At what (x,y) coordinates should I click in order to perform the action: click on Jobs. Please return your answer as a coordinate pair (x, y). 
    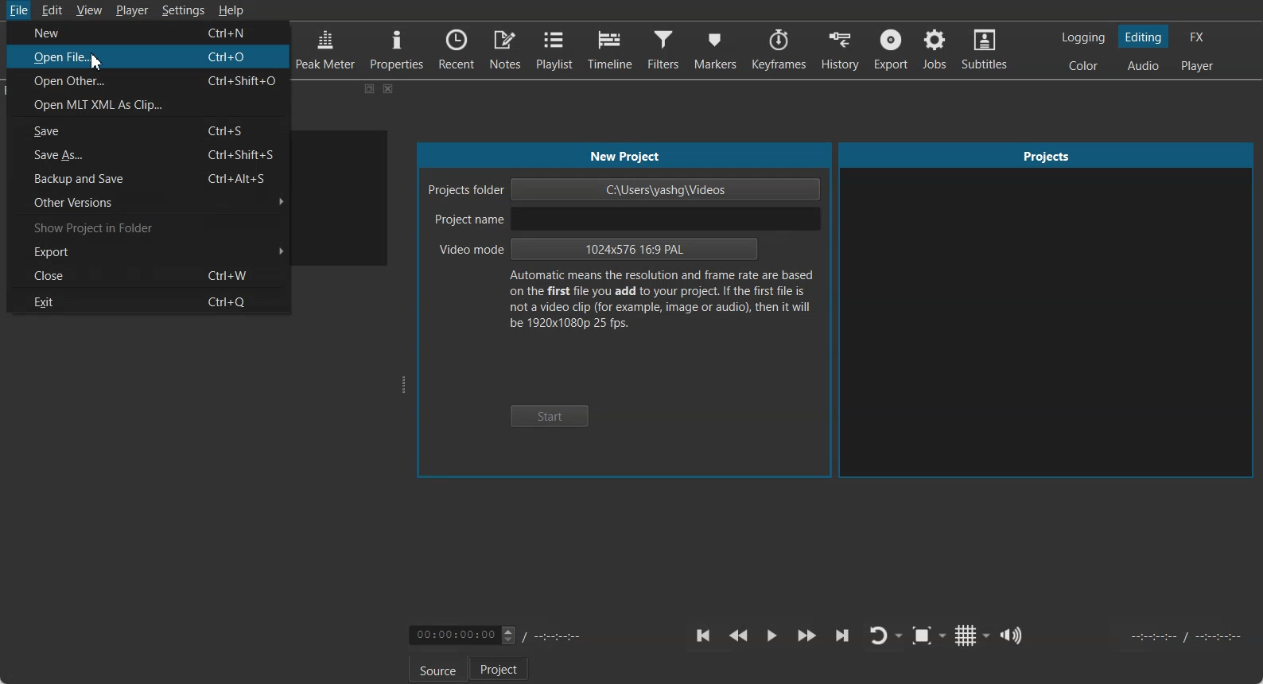
    Looking at the image, I should click on (936, 49).